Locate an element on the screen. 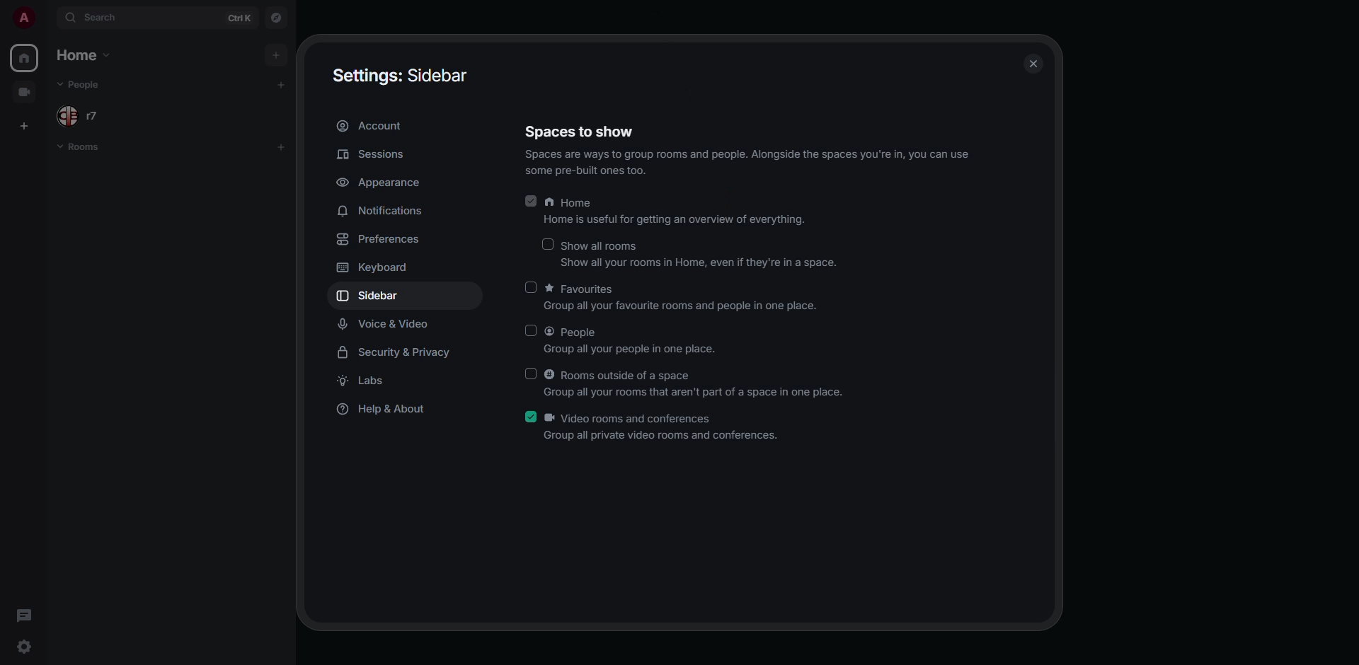 This screenshot has height=665, width=1359. search is located at coordinates (96, 17).